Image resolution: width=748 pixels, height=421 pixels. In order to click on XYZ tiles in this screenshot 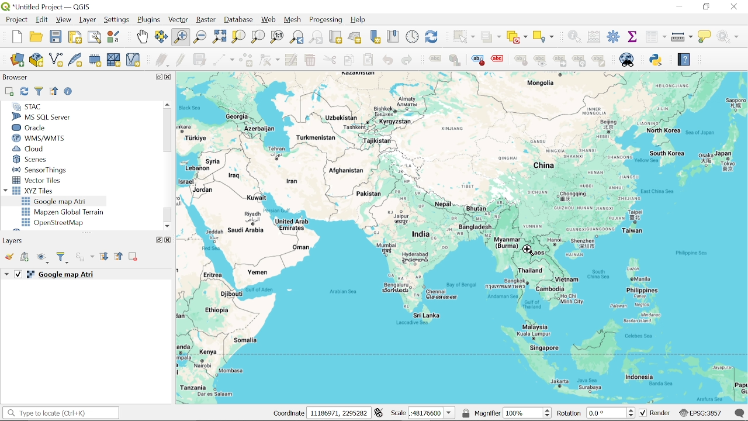, I will do `click(36, 191)`.